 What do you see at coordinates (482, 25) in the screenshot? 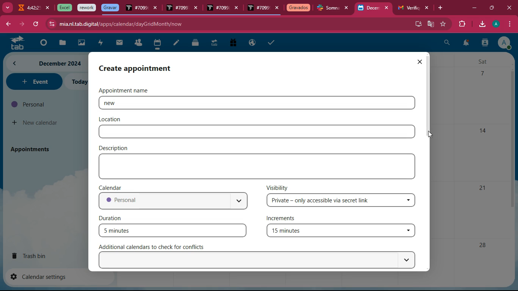
I see `download` at bounding box center [482, 25].